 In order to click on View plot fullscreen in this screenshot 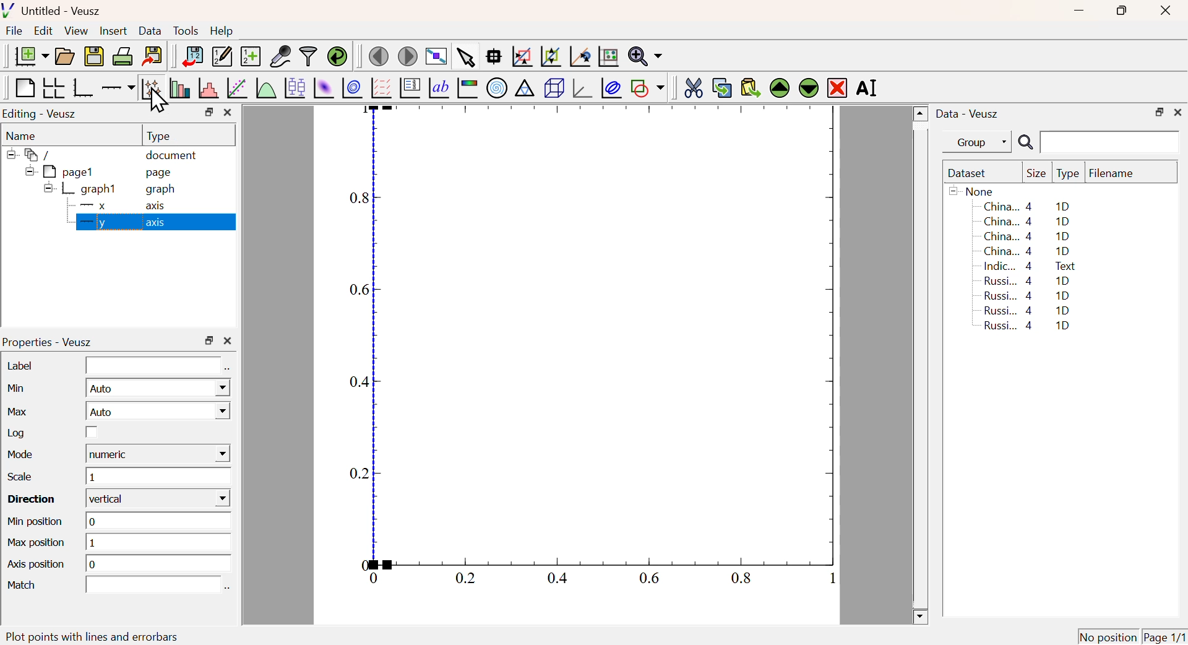, I will do `click(434, 58)`.